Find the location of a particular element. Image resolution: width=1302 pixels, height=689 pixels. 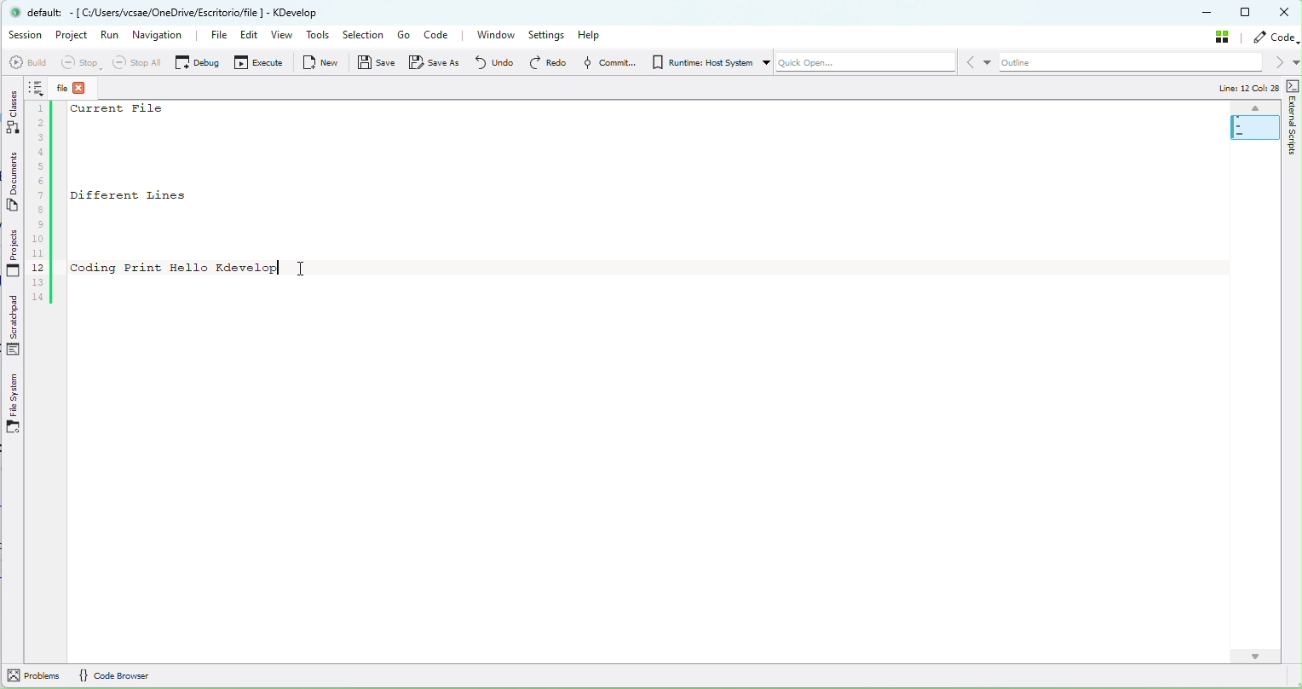

Go is located at coordinates (403, 35).